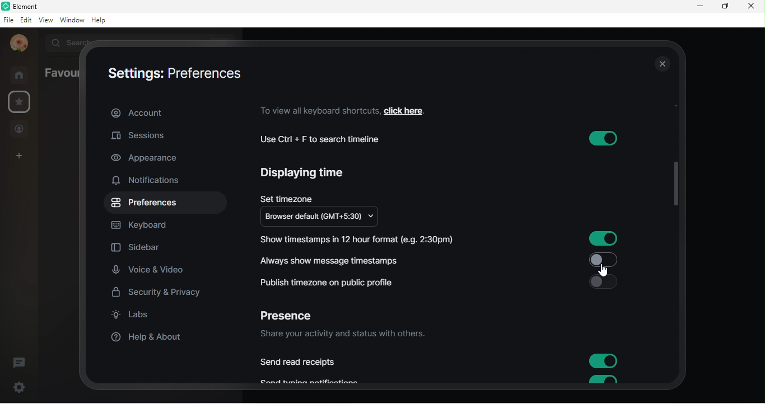 This screenshot has height=404, width=765. I want to click on help and about, so click(147, 339).